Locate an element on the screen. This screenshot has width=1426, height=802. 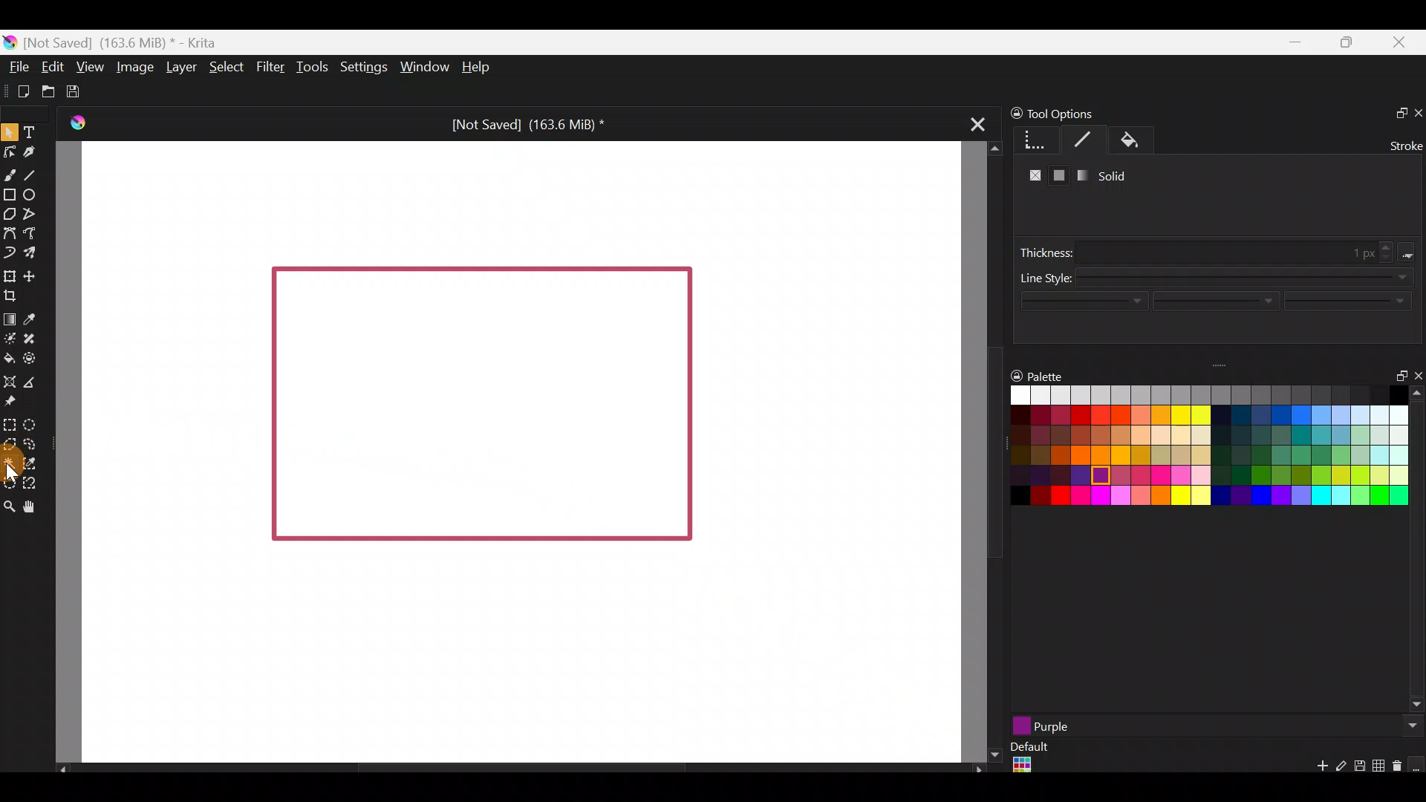
Polygonal section tool is located at coordinates (10, 445).